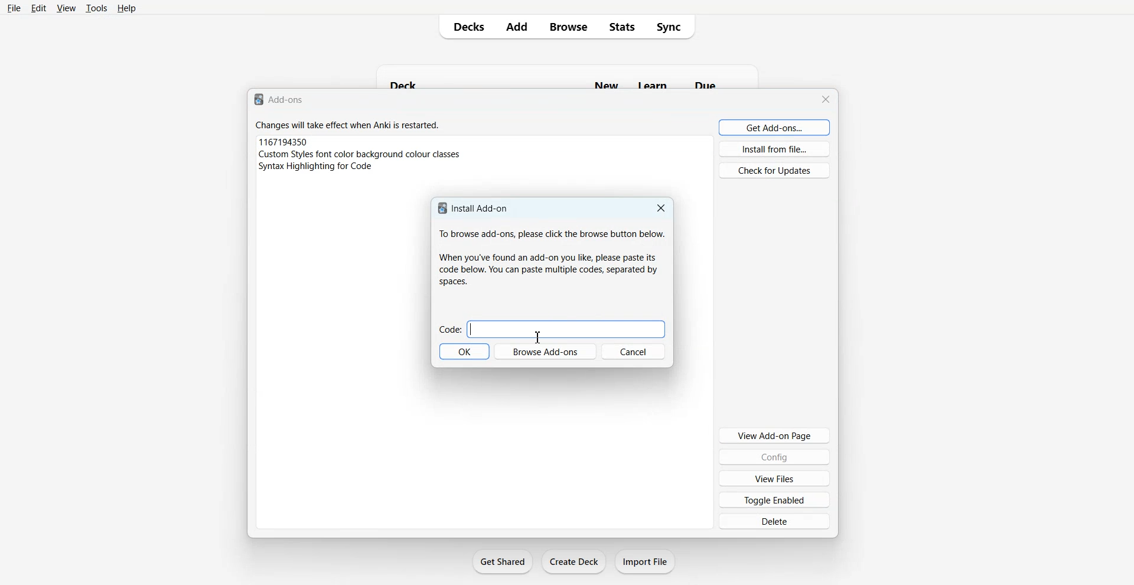  Describe the element at coordinates (474, 208) in the screenshot. I see `BY Install Add-on` at that location.